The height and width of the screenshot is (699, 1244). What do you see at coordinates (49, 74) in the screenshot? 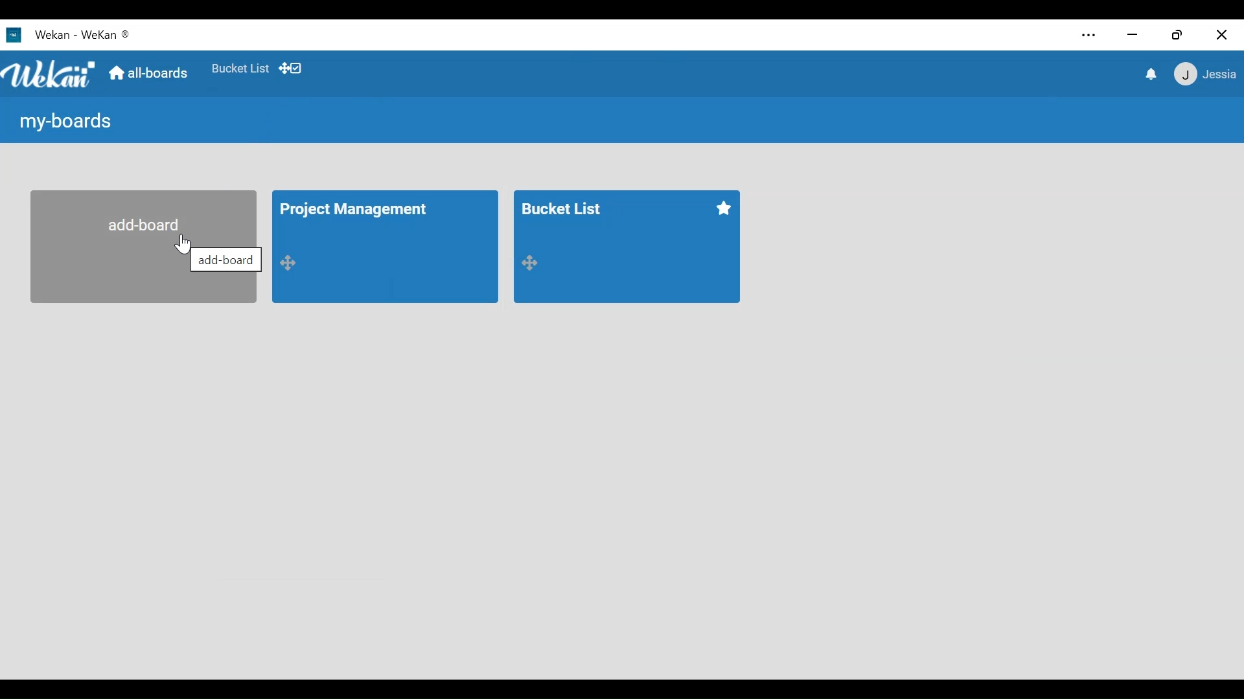
I see `Wekan  logo` at bounding box center [49, 74].